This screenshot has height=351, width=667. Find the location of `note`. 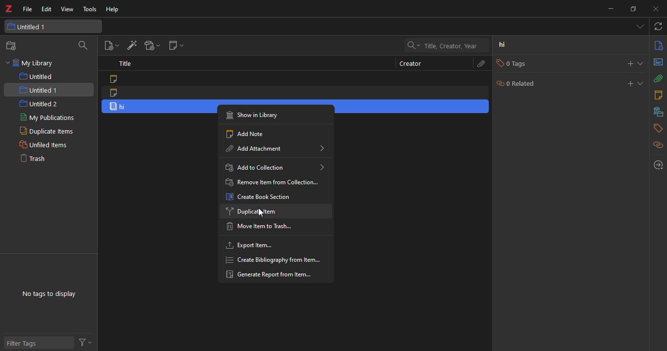

note is located at coordinates (116, 78).